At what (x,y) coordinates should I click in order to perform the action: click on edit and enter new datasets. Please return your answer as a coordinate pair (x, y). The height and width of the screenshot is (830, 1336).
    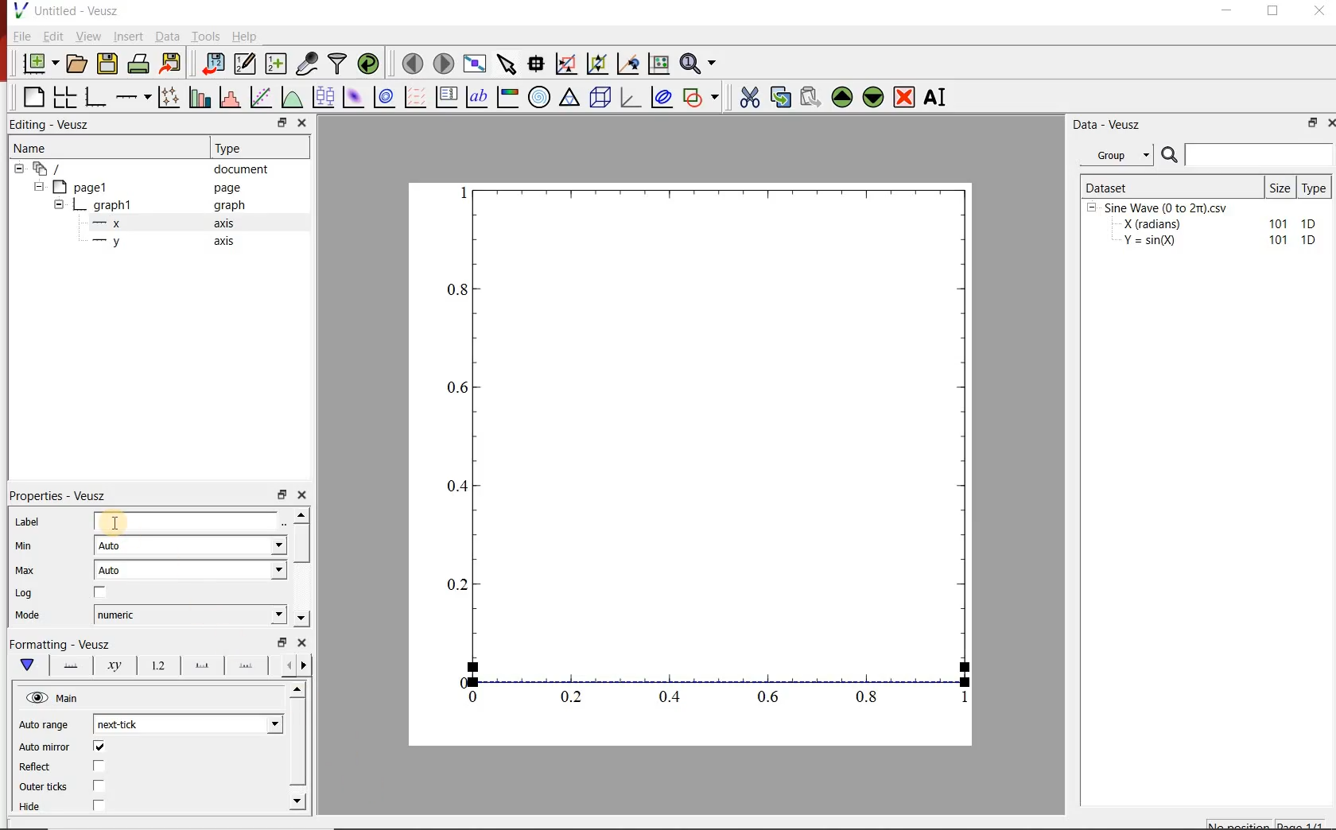
    Looking at the image, I should click on (246, 64).